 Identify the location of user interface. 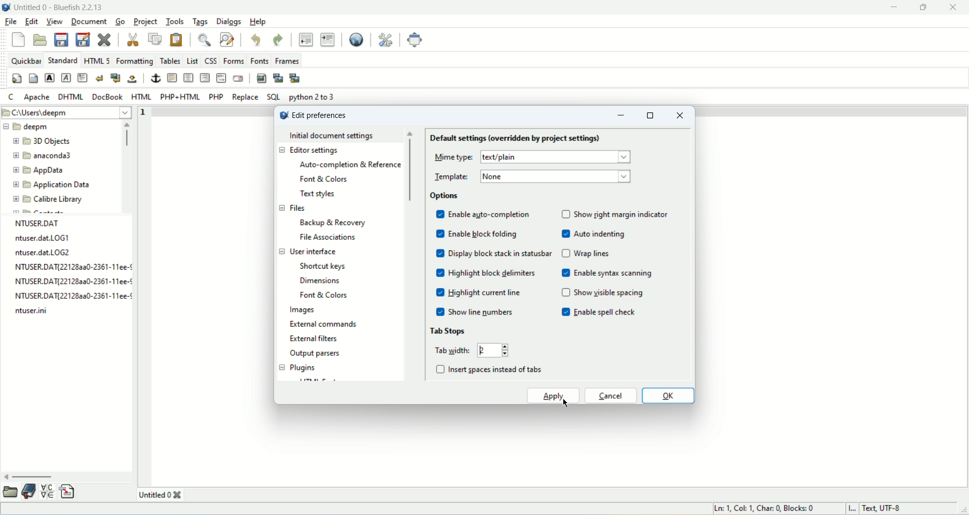
(307, 251).